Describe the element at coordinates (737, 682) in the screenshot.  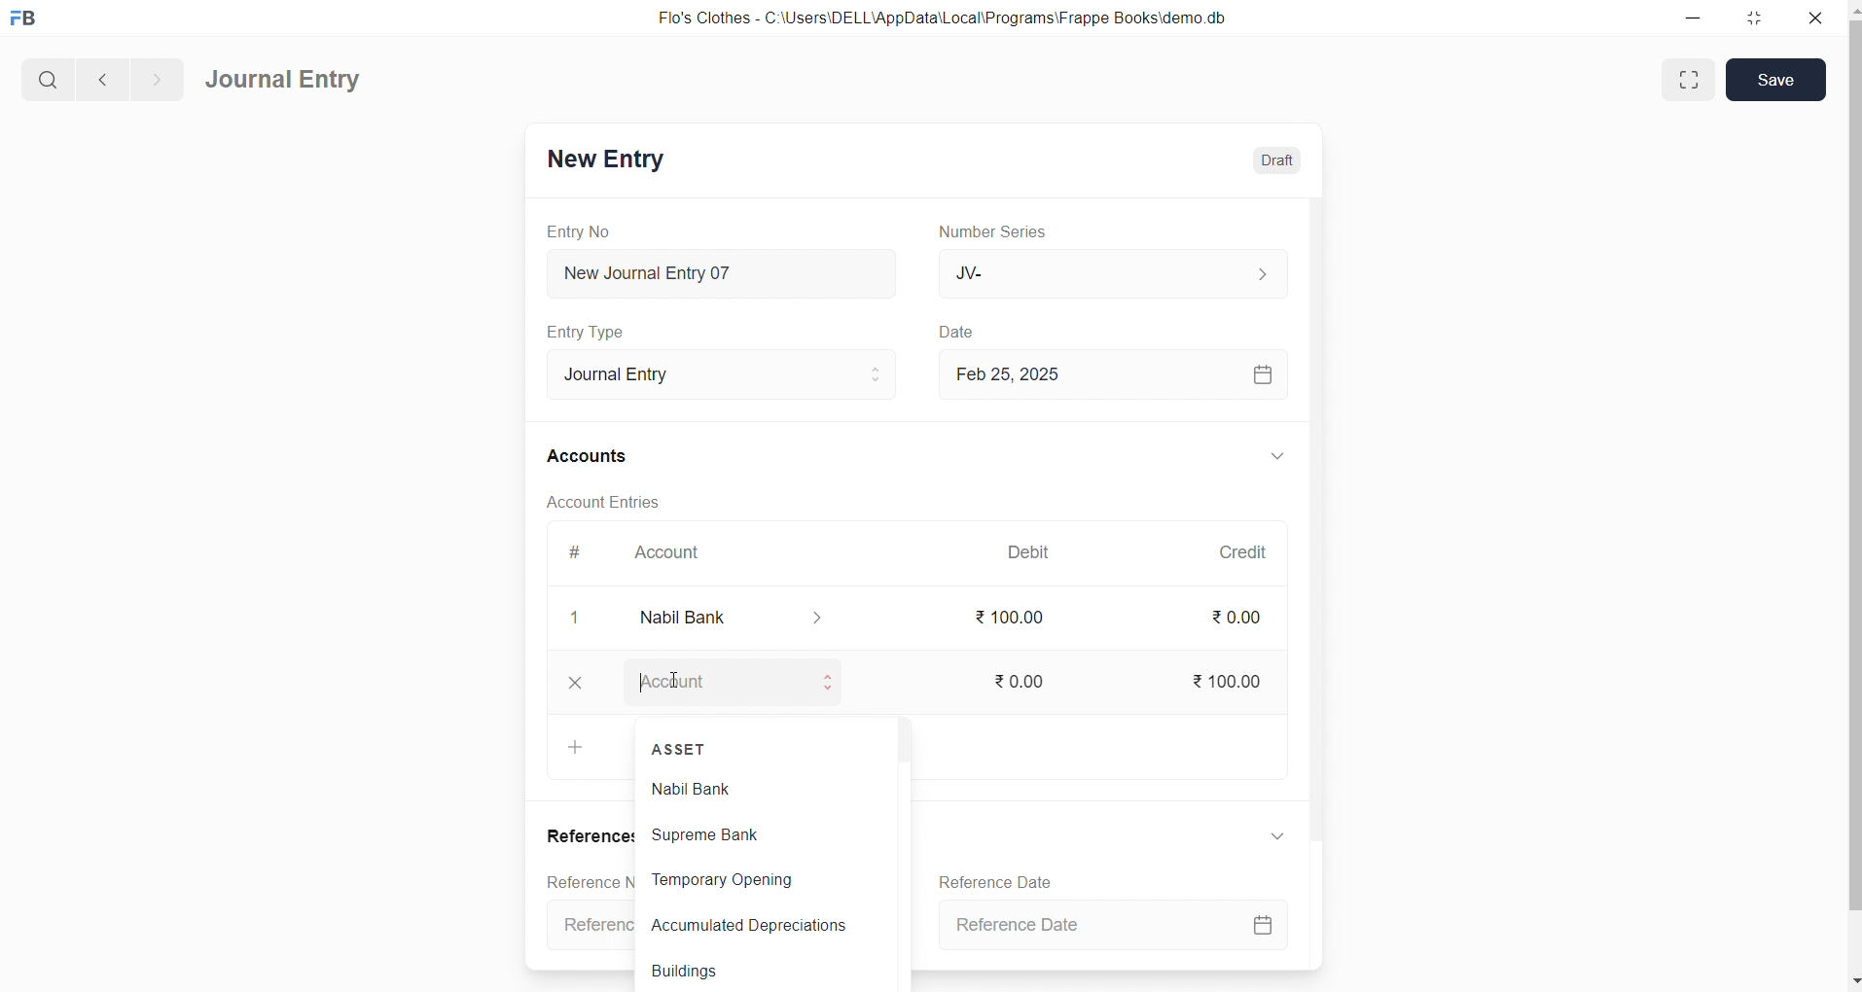
I see `Account` at that location.